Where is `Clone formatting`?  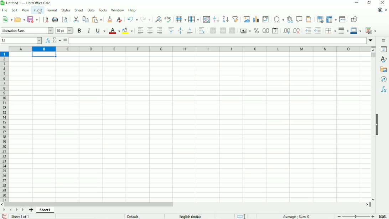 Clone formatting is located at coordinates (109, 19).